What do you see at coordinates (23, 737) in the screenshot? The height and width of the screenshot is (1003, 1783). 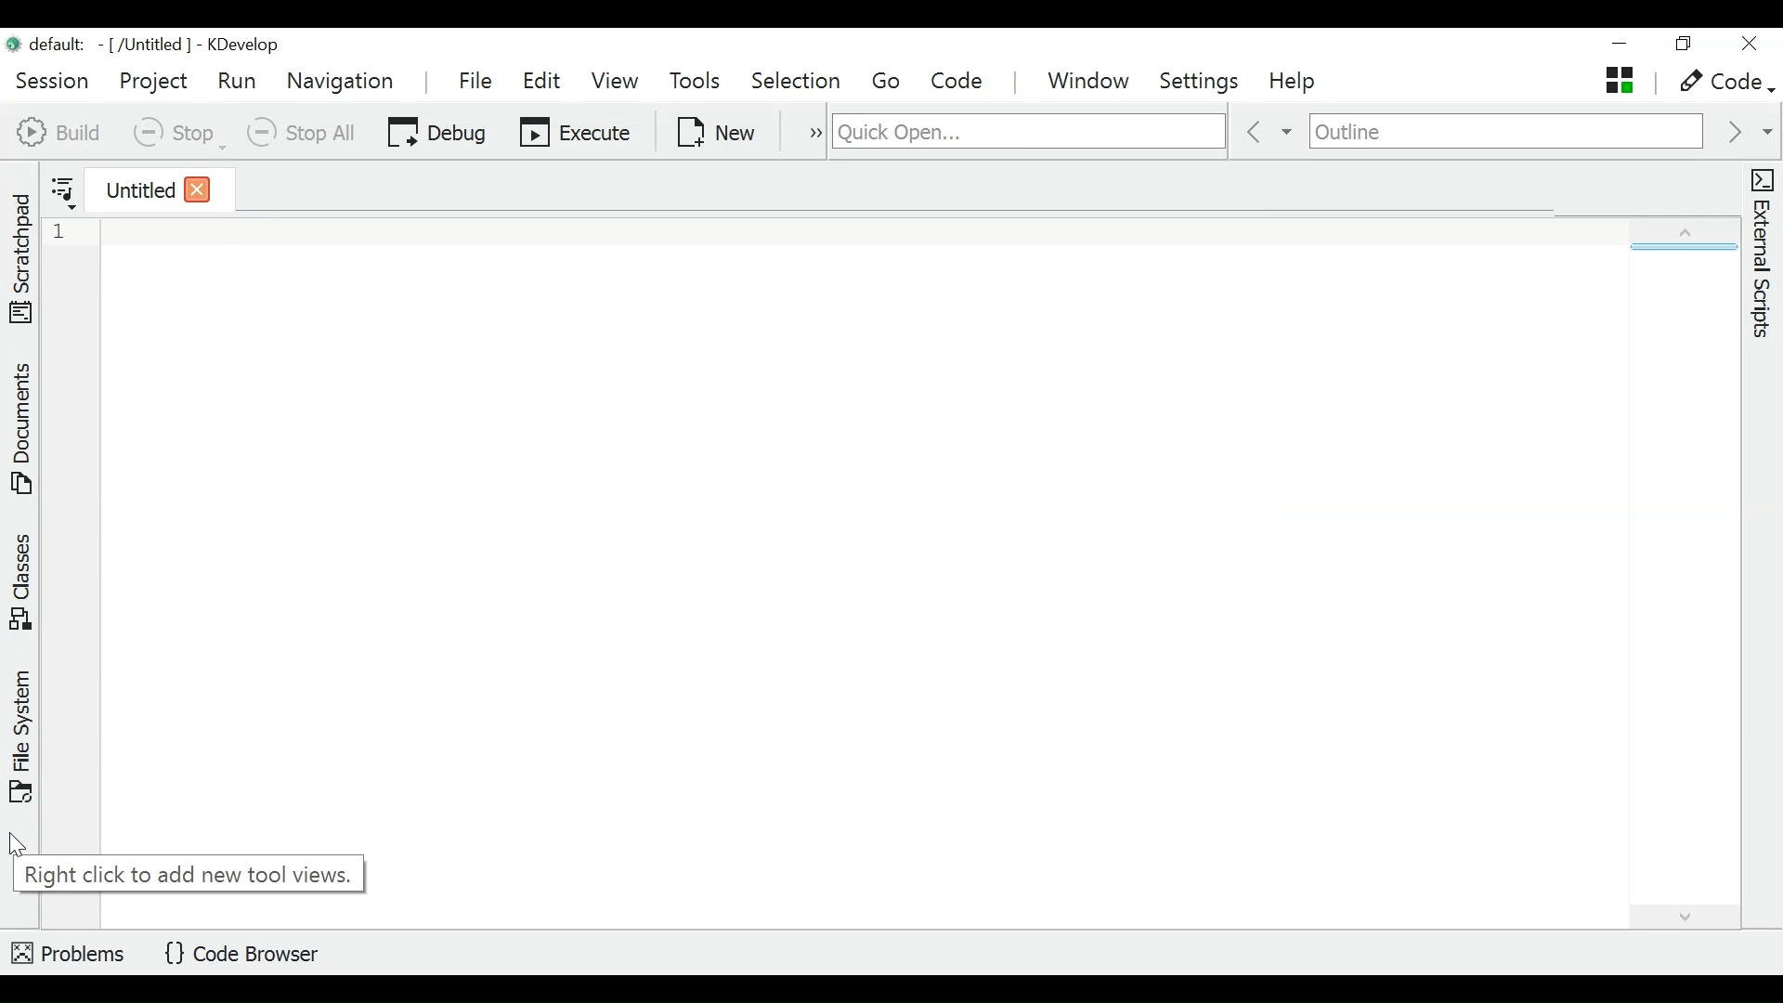 I see `File System` at bounding box center [23, 737].